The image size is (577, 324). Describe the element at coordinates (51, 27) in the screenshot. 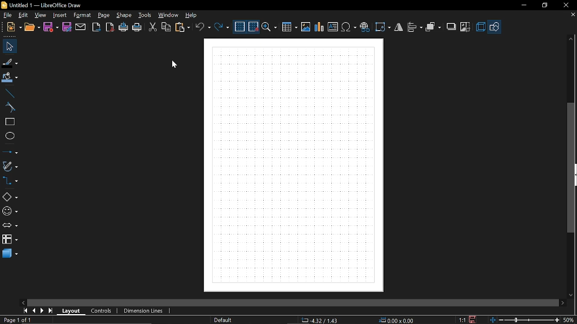

I see `save` at that location.